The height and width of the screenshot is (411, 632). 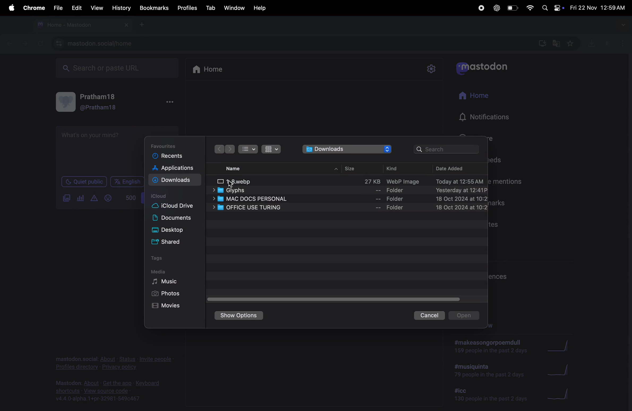 I want to click on display picture, so click(x=66, y=102).